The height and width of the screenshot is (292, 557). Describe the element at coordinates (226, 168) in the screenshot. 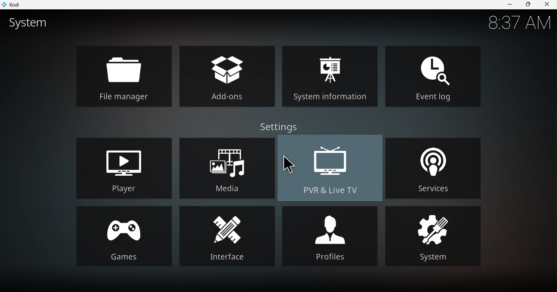

I see `Media` at that location.